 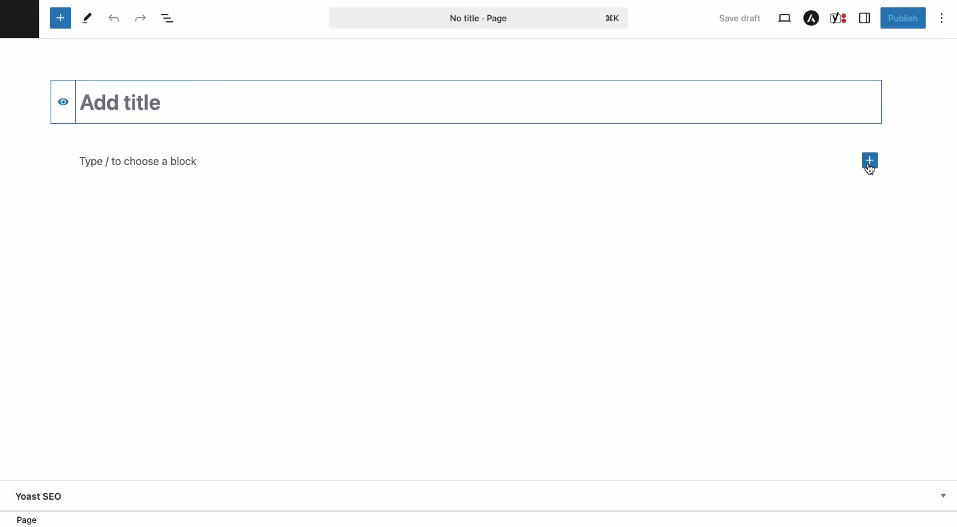 I want to click on Add block, so click(x=61, y=19).